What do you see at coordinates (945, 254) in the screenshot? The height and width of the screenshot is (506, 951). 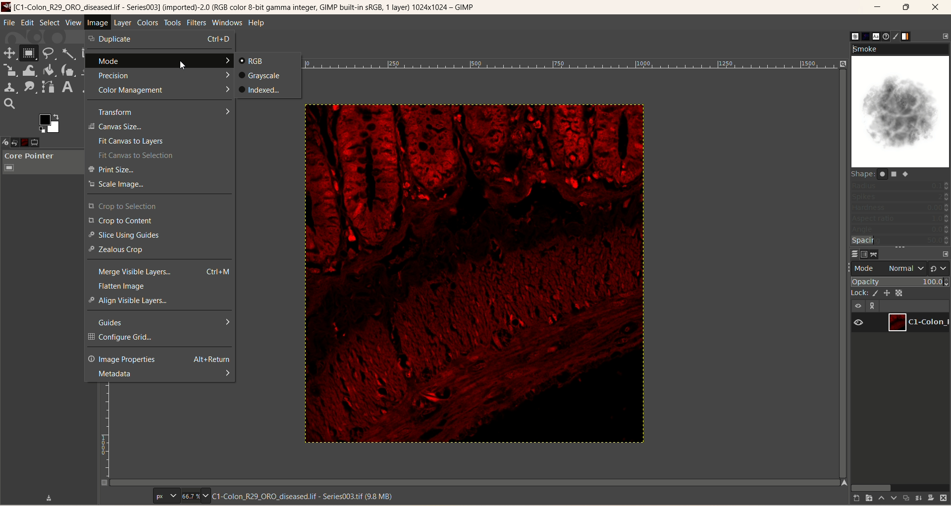 I see `configure this tab` at bounding box center [945, 254].